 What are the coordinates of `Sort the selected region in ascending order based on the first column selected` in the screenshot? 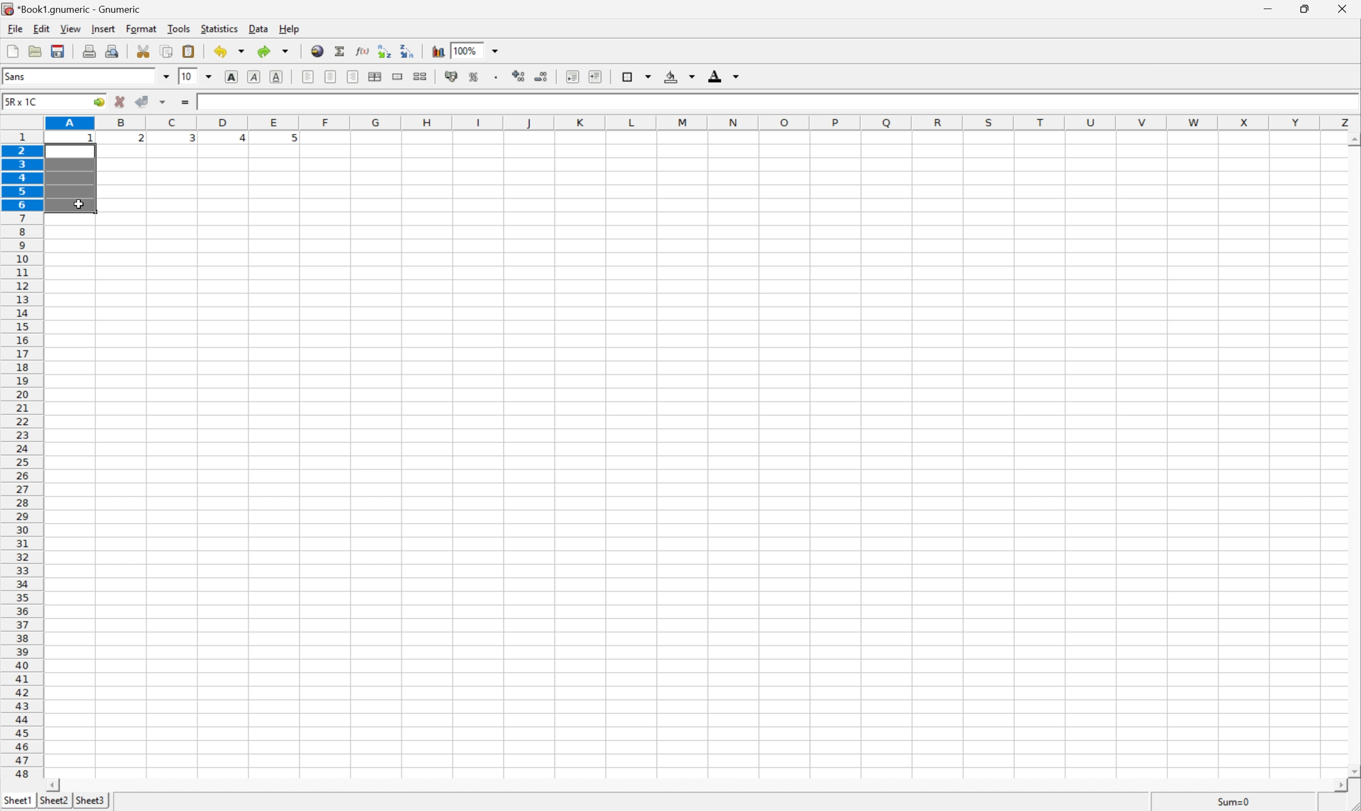 It's located at (385, 49).